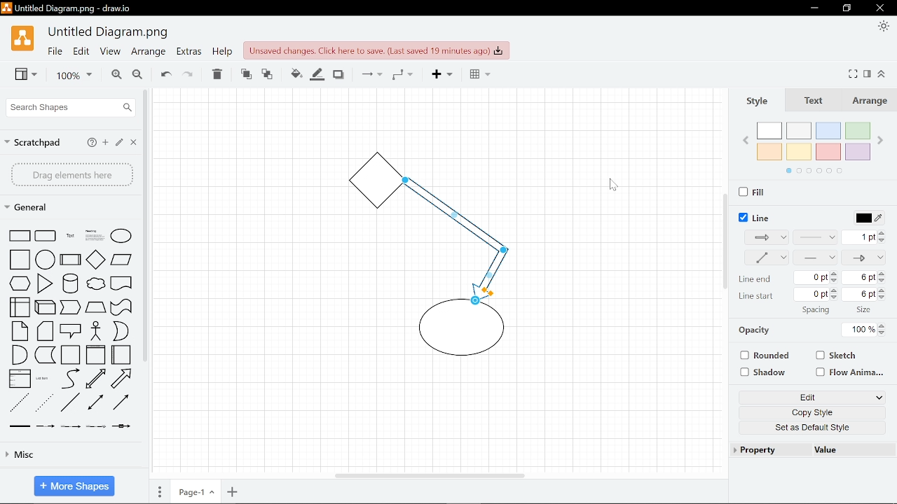 This screenshot has width=897, height=504. I want to click on Undo, so click(164, 74).